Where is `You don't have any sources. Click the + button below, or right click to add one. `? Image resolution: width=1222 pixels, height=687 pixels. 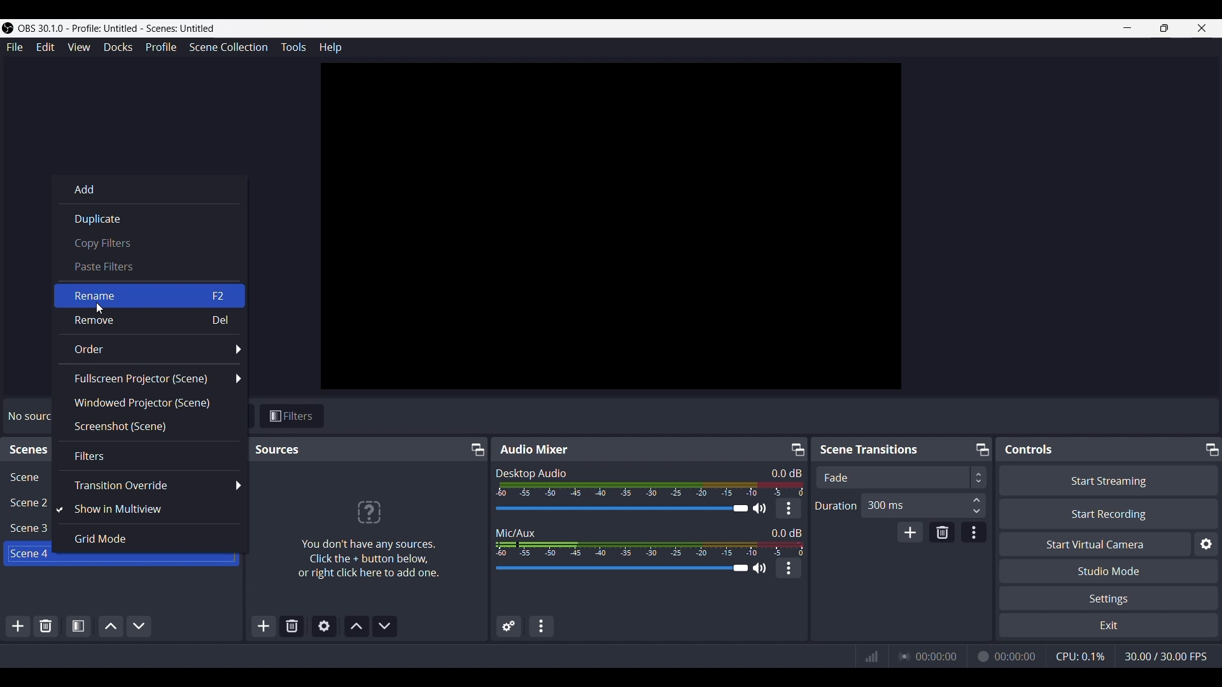
You don't have any sources. Click the + button below, or right click to add one.  is located at coordinates (368, 559).